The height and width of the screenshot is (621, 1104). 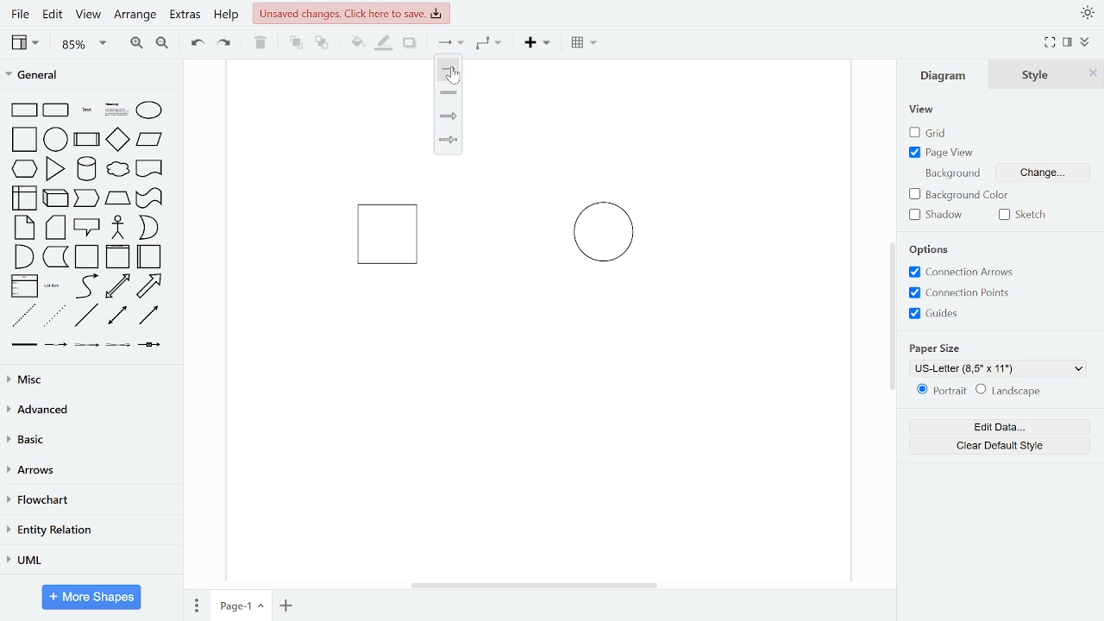 What do you see at coordinates (26, 199) in the screenshot?
I see `internal storage` at bounding box center [26, 199].